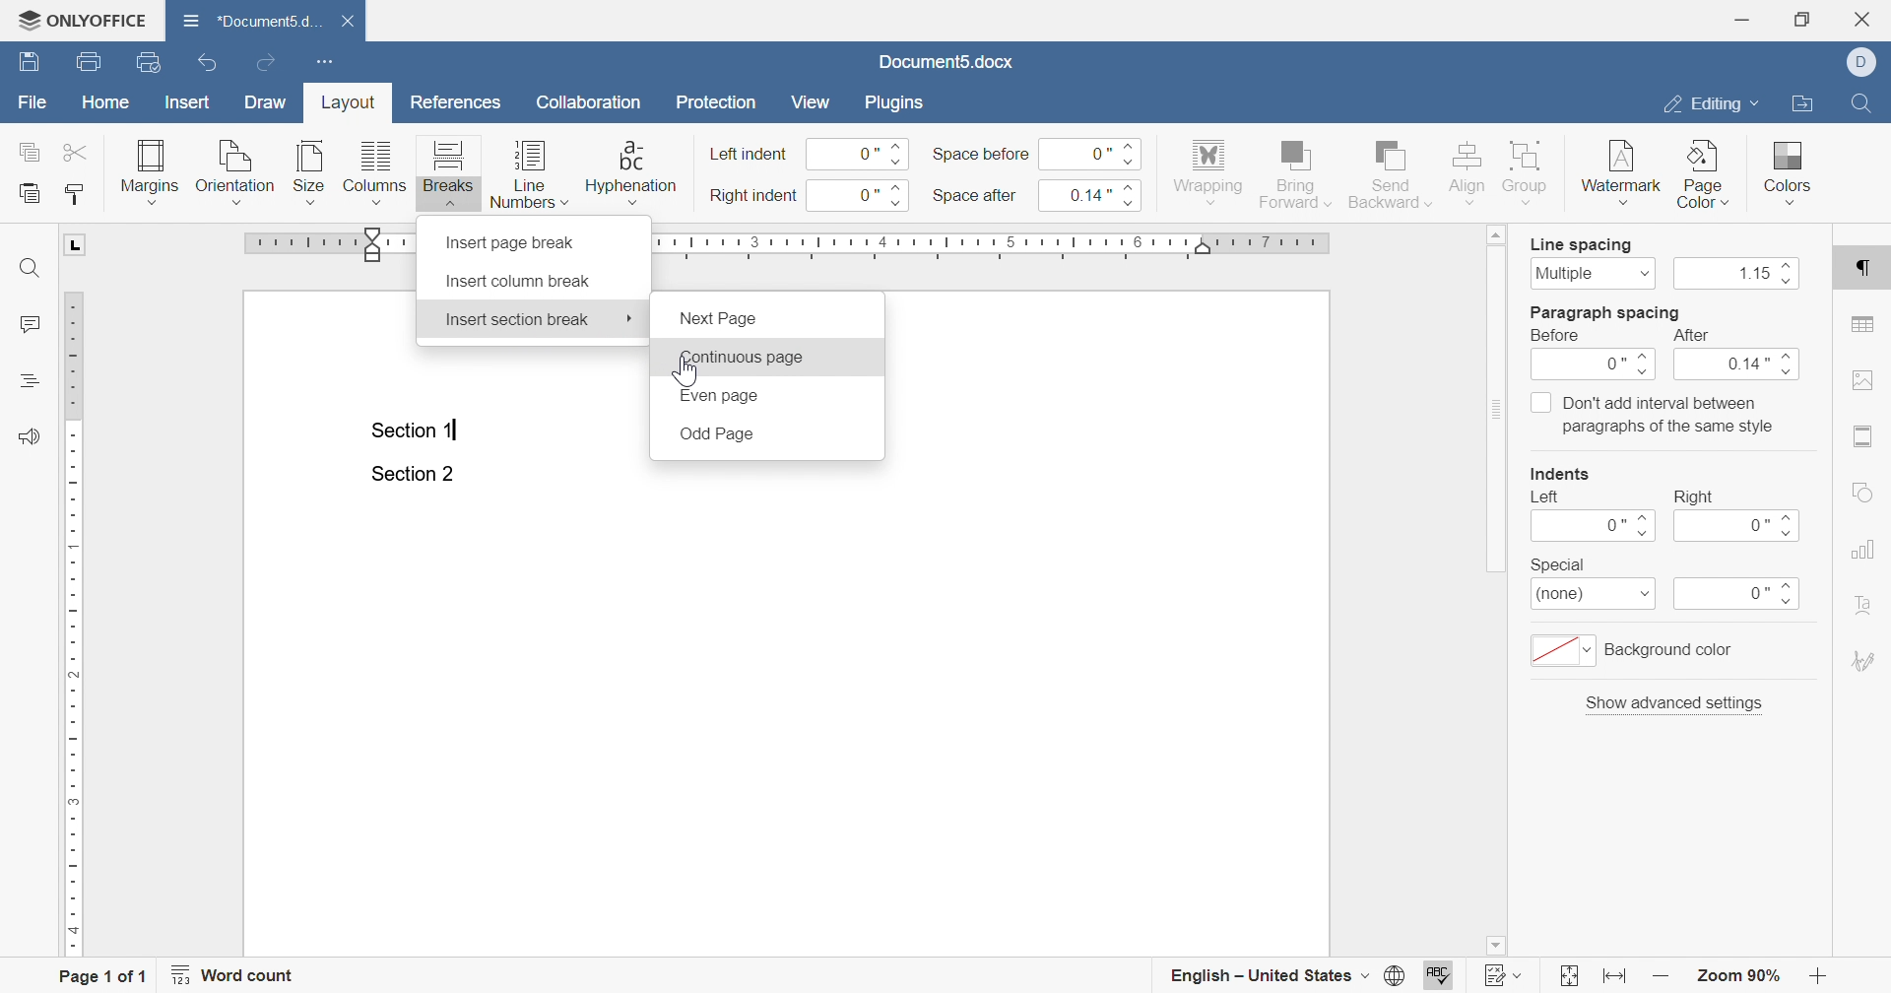 This screenshot has width=1891, height=993. What do you see at coordinates (1618, 176) in the screenshot?
I see `watermark` at bounding box center [1618, 176].